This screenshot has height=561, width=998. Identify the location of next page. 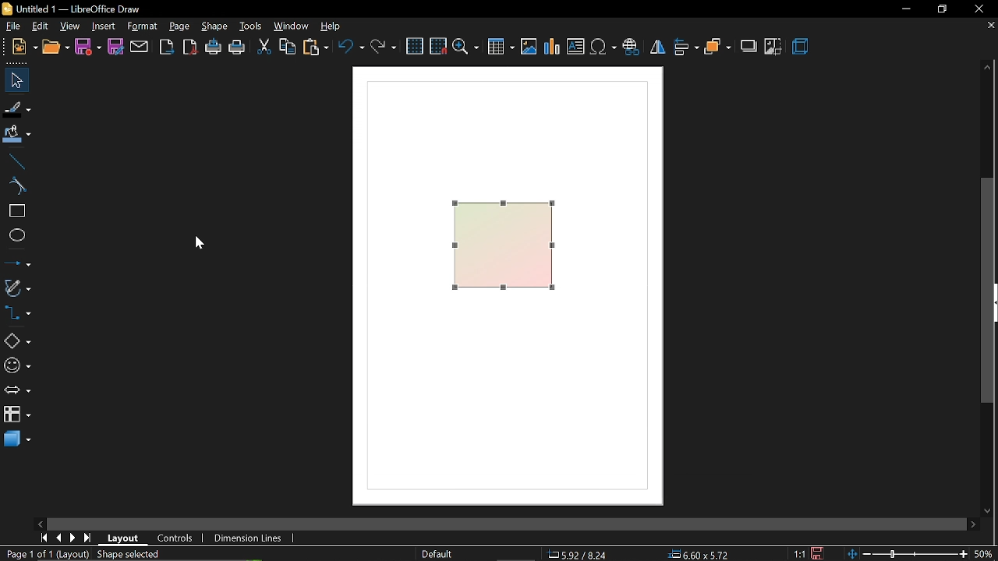
(73, 537).